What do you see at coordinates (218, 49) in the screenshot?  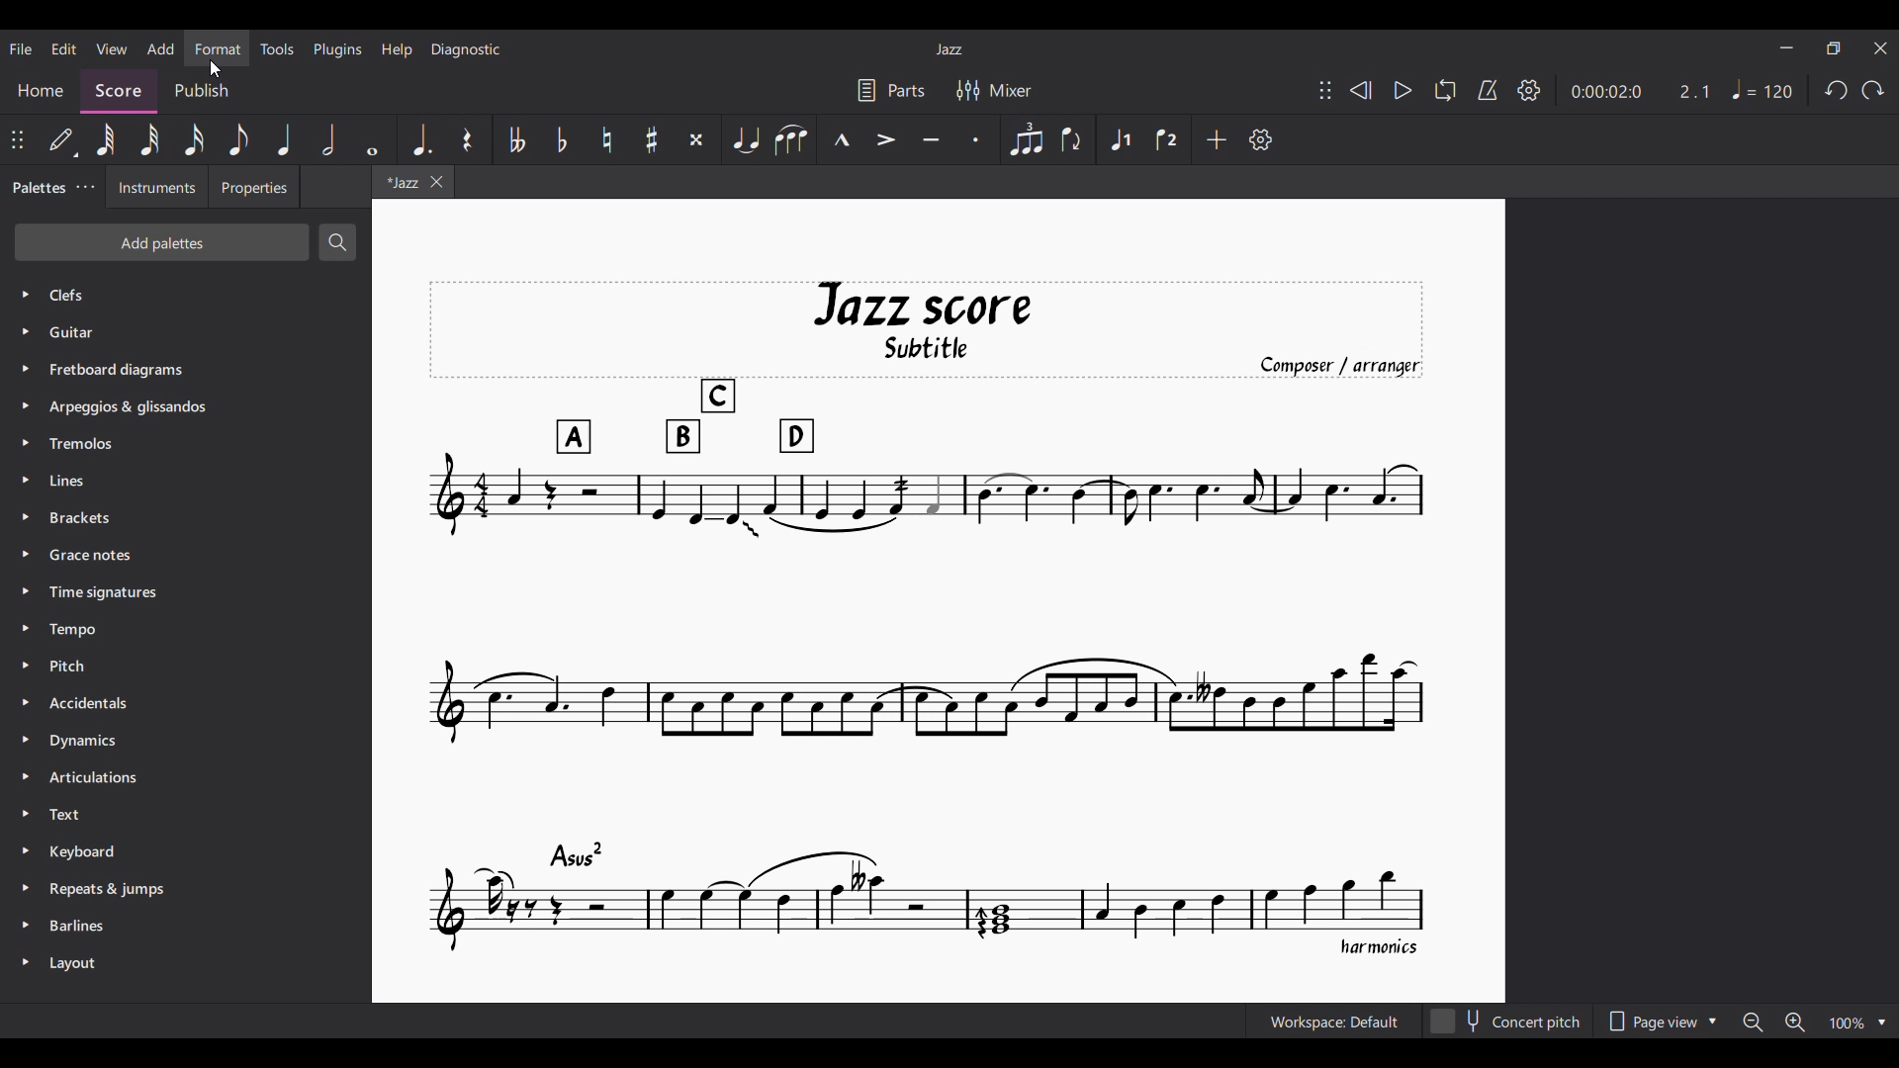 I see `Format menu, highlighted by cursor` at bounding box center [218, 49].